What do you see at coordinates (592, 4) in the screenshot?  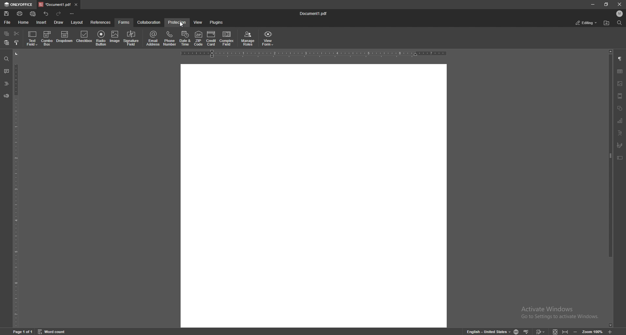 I see `minimize` at bounding box center [592, 4].